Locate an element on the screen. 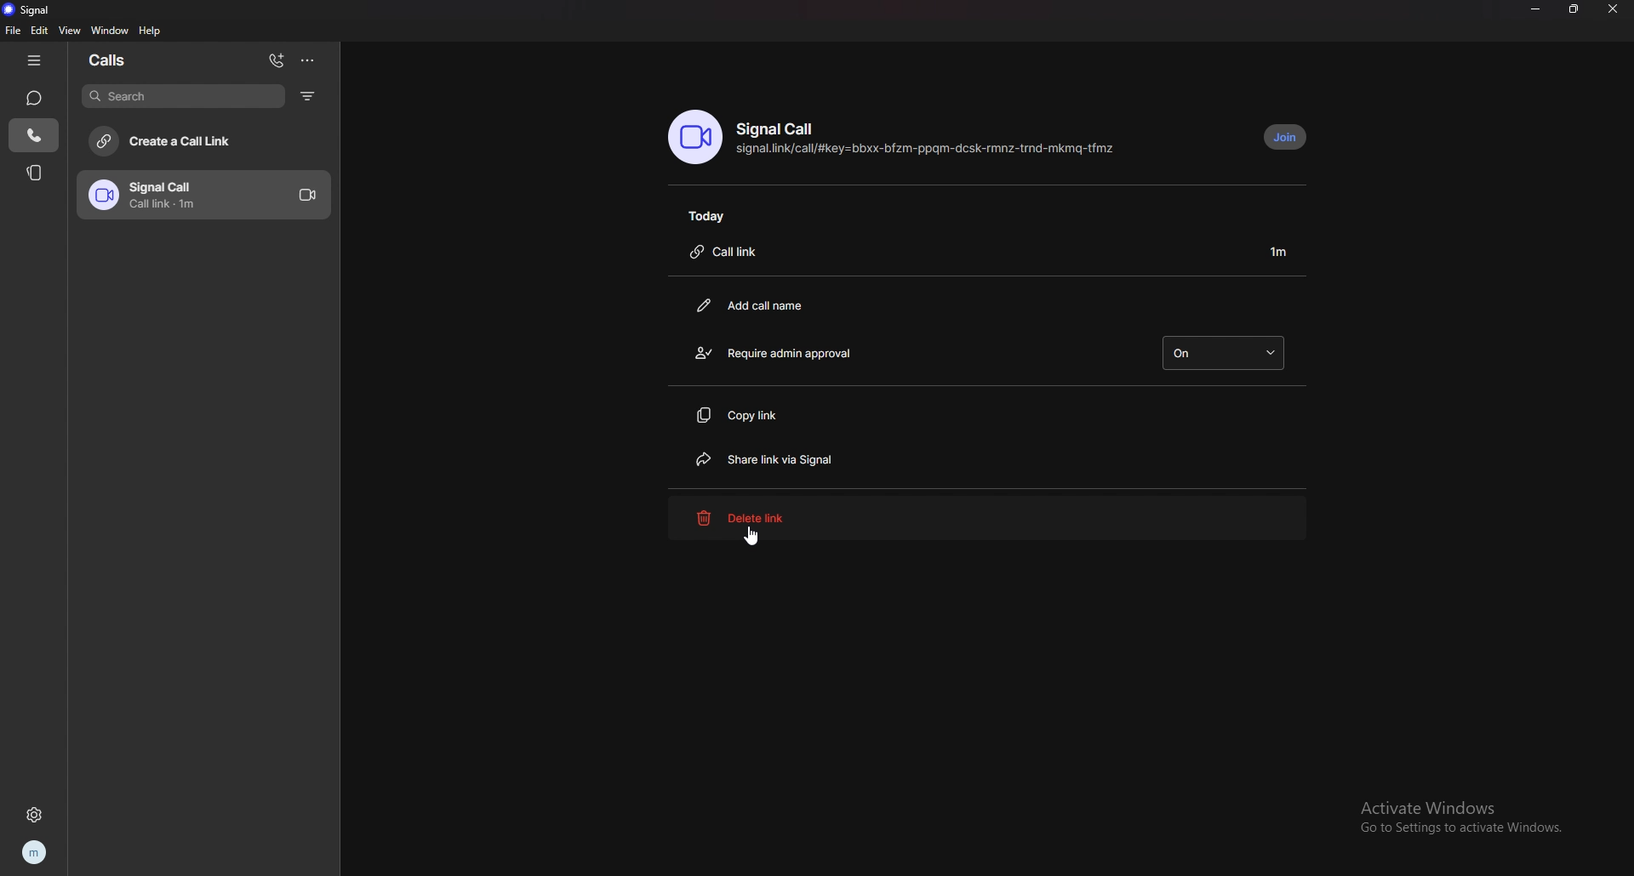  resize is located at coordinates (1575, 9).